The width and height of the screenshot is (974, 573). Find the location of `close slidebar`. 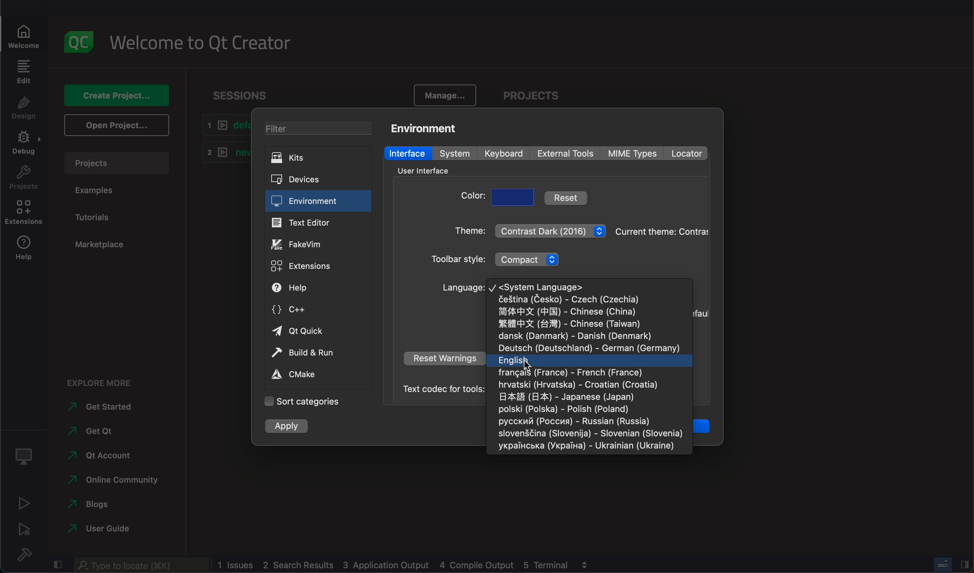

close slidebar is located at coordinates (964, 564).